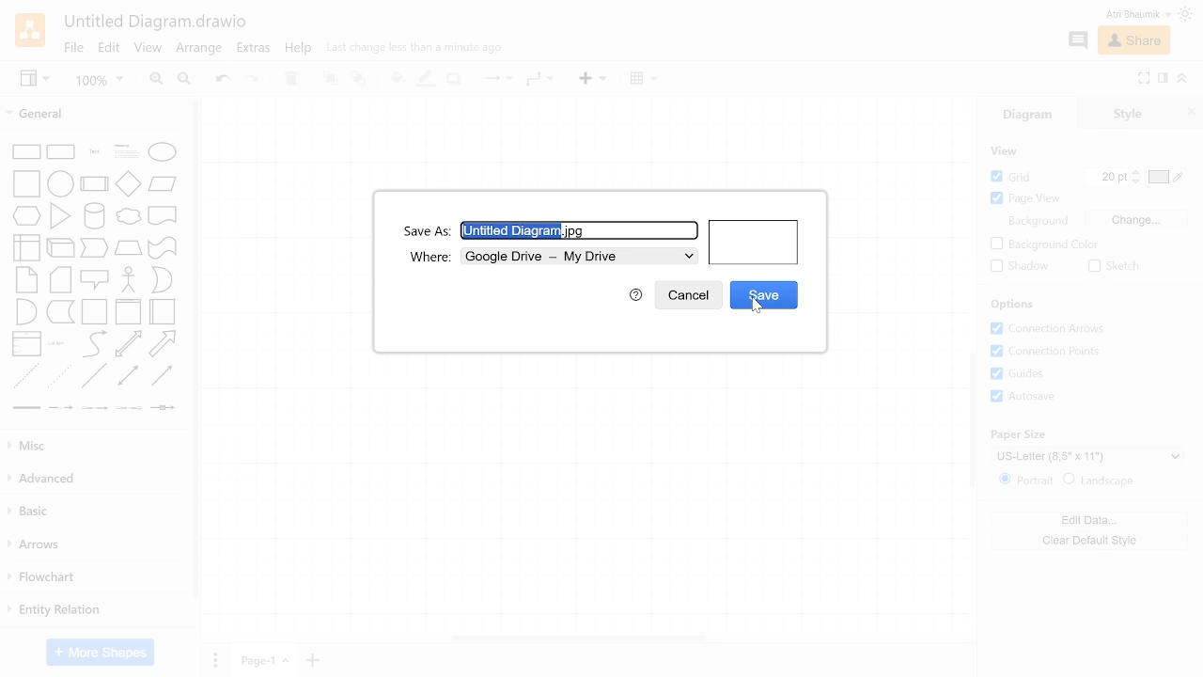 The image size is (1203, 677). Describe the element at coordinates (762, 294) in the screenshot. I see `Save` at that location.